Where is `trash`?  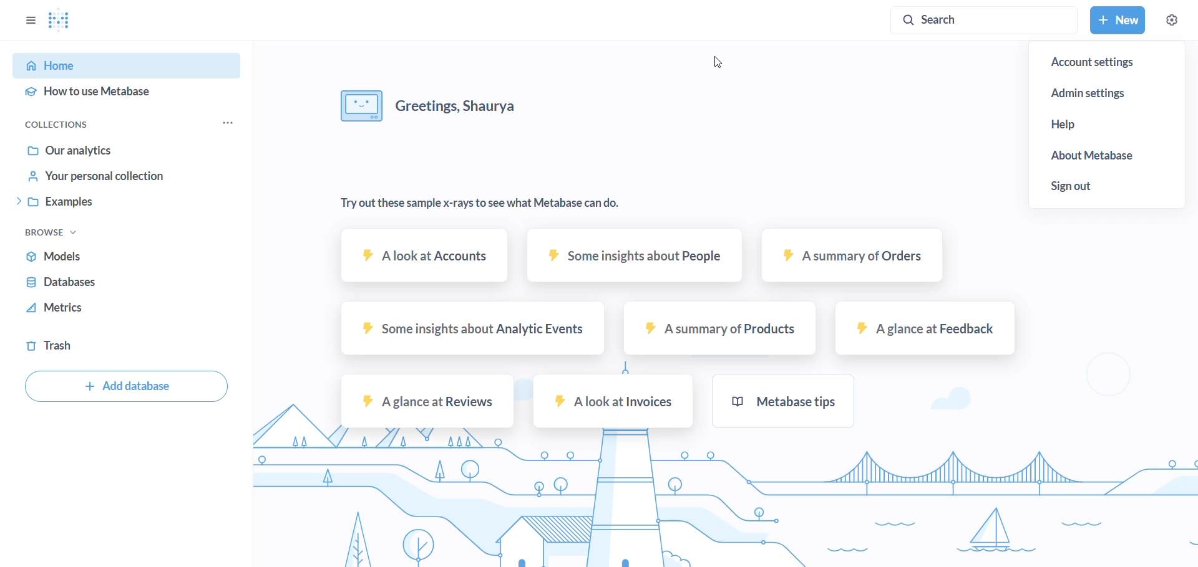 trash is located at coordinates (59, 345).